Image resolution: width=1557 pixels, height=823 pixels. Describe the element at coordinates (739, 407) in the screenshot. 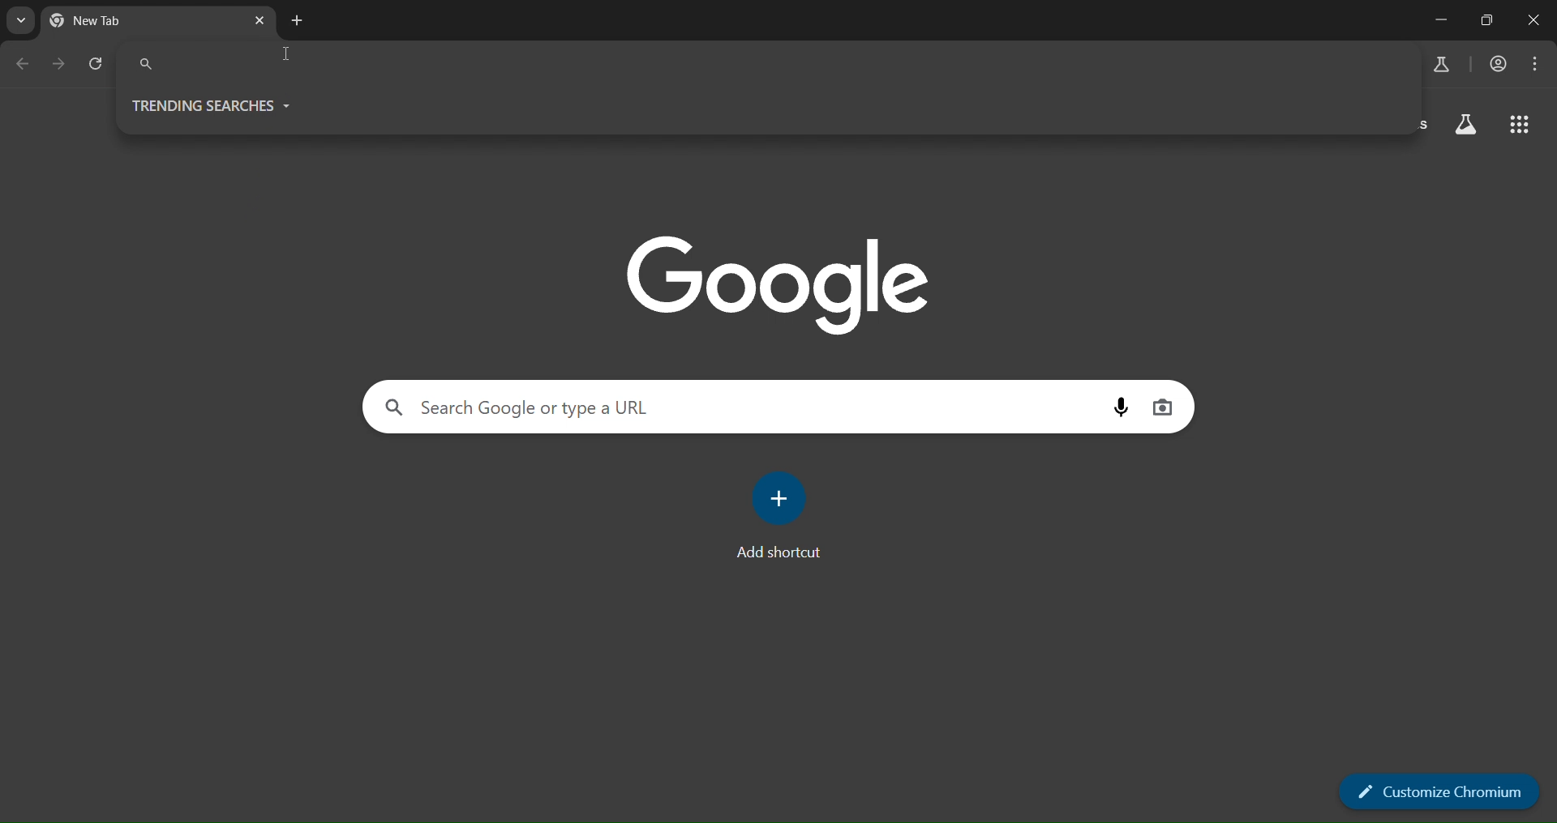

I see `search google or type a URL` at that location.